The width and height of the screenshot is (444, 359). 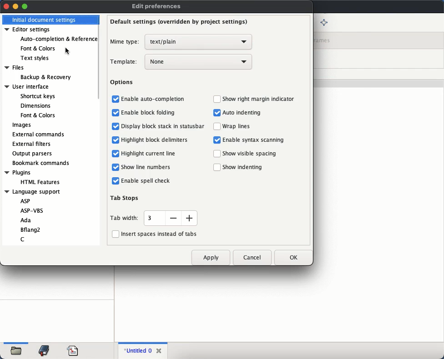 I want to click on edit preferences, so click(x=156, y=6).